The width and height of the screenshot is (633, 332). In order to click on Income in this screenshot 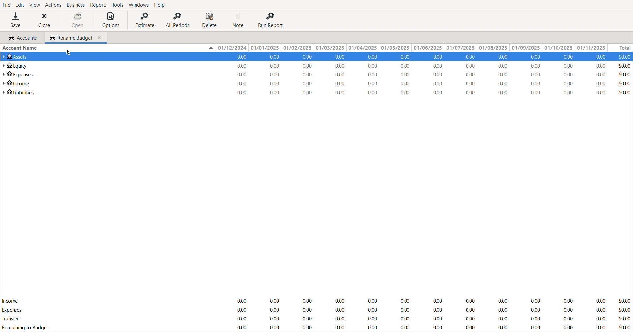, I will do `click(10, 300)`.